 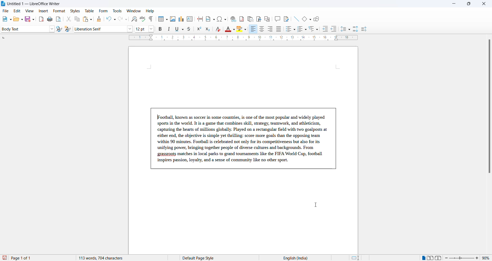 What do you see at coordinates (110, 19) in the screenshot?
I see `undo` at bounding box center [110, 19].